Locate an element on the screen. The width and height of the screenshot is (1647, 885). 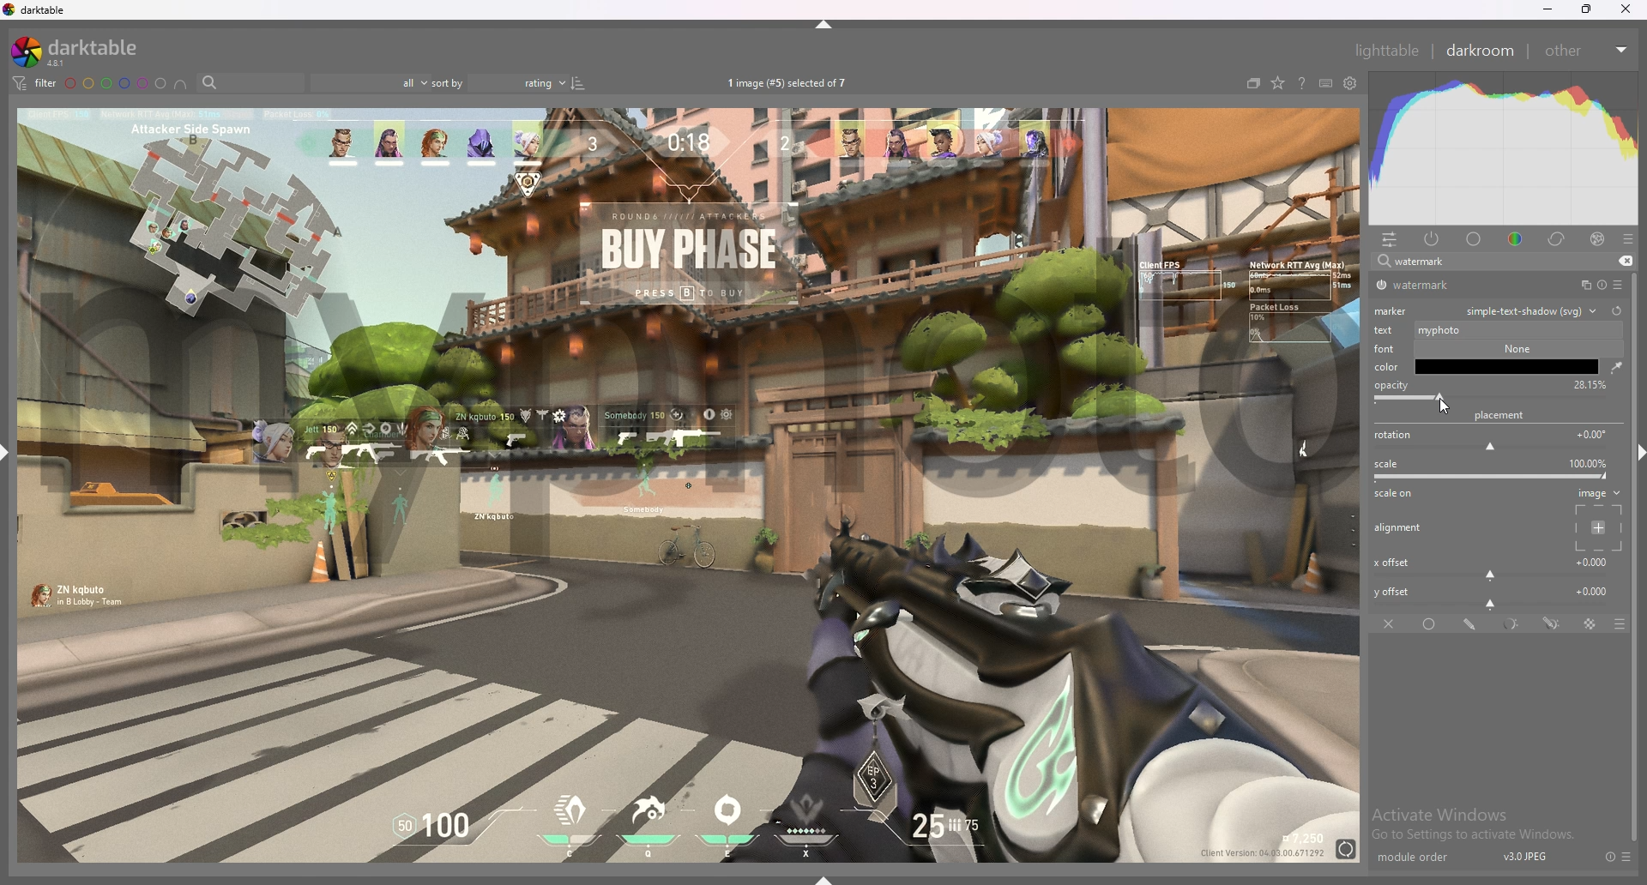
color is located at coordinates (1518, 238).